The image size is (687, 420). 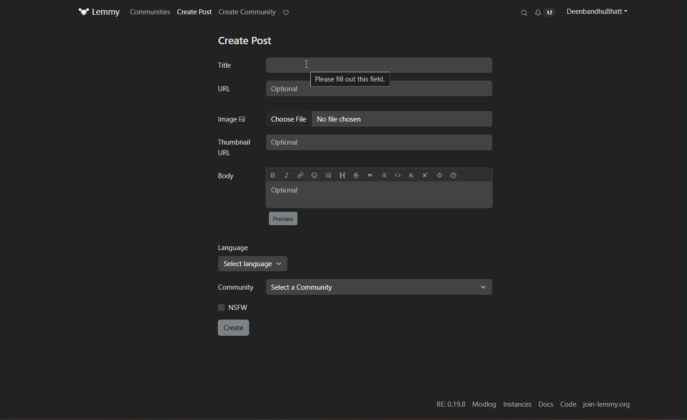 What do you see at coordinates (150, 12) in the screenshot?
I see `Communities` at bounding box center [150, 12].